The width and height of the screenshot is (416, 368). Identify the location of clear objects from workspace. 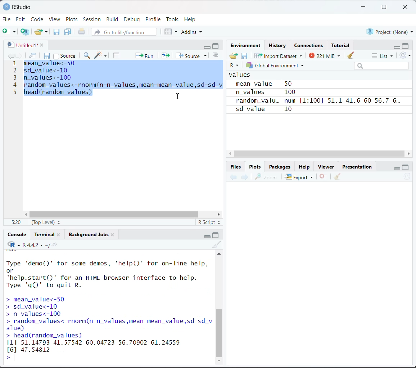
(349, 54).